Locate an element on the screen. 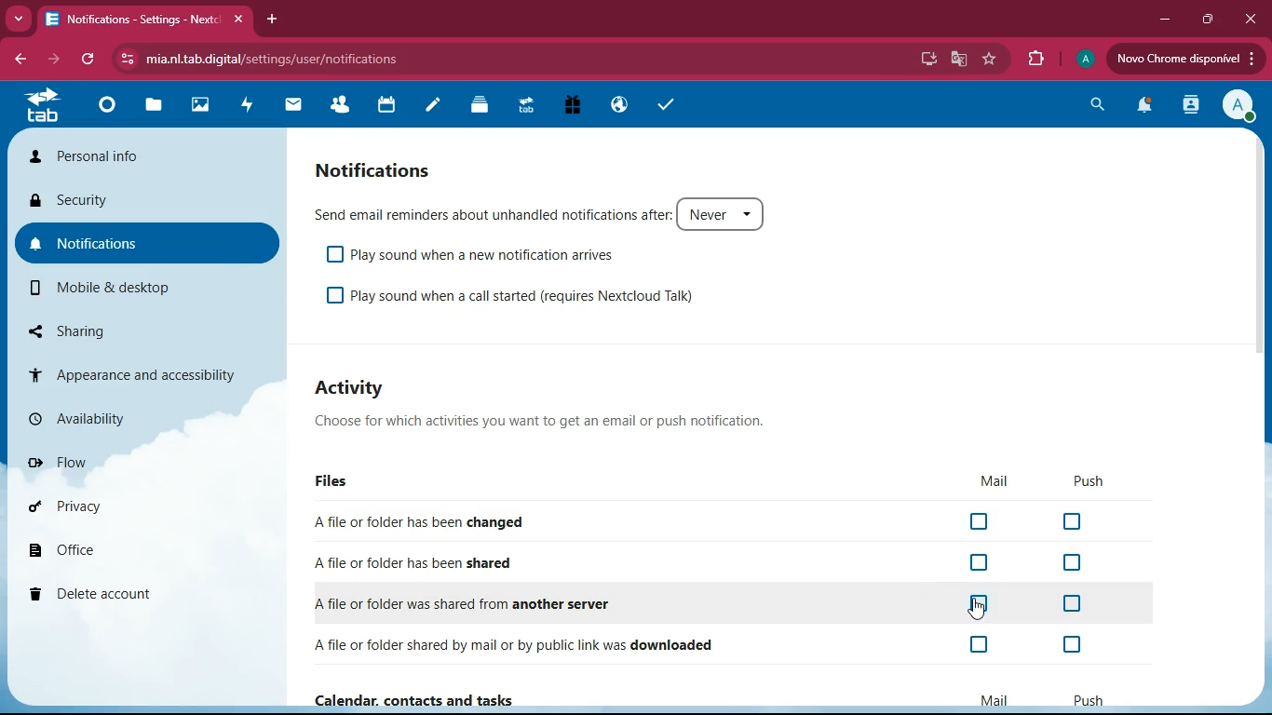 The image size is (1272, 715). calendar is located at coordinates (381, 107).